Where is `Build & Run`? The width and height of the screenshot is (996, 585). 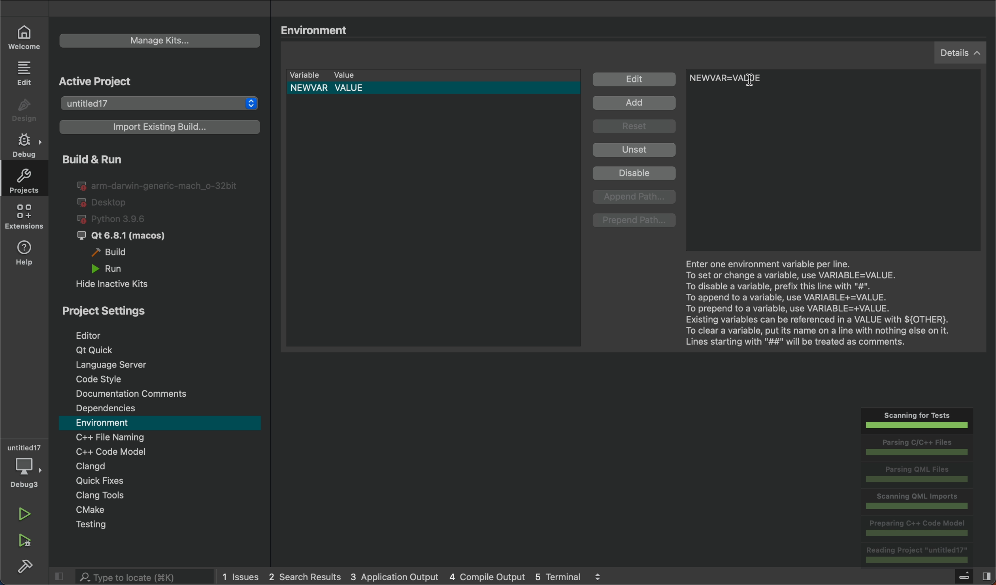 Build & Run is located at coordinates (119, 159).